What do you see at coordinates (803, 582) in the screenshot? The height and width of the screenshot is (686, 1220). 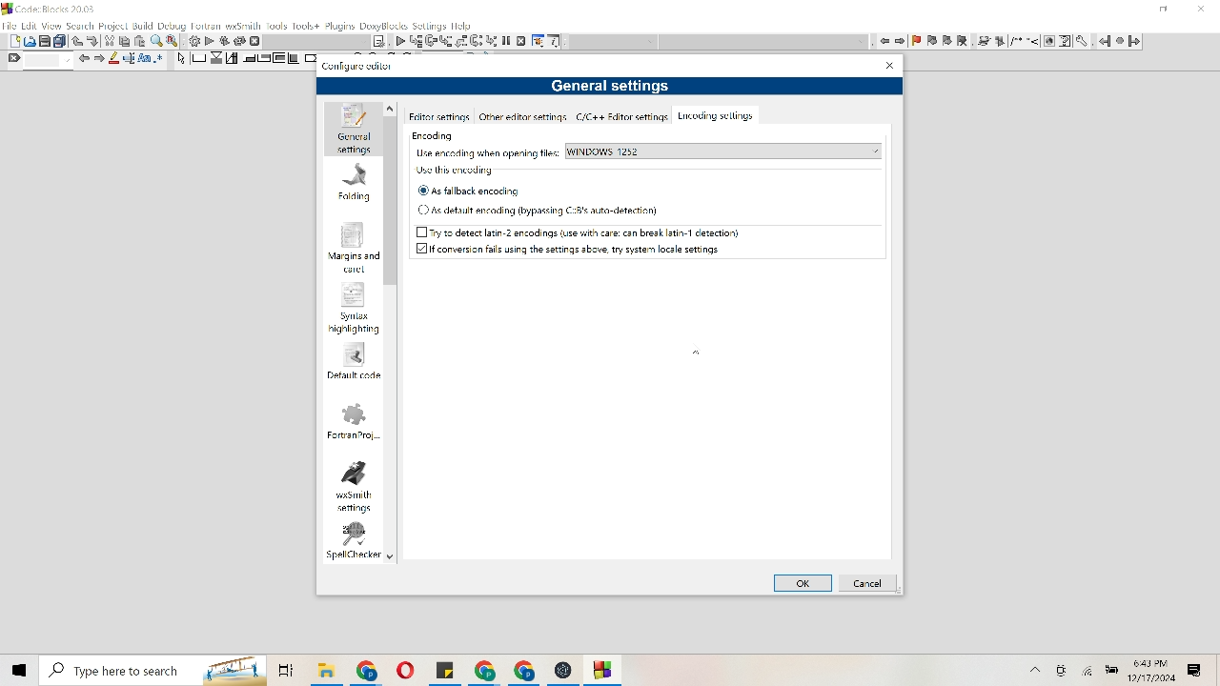 I see `Ok` at bounding box center [803, 582].